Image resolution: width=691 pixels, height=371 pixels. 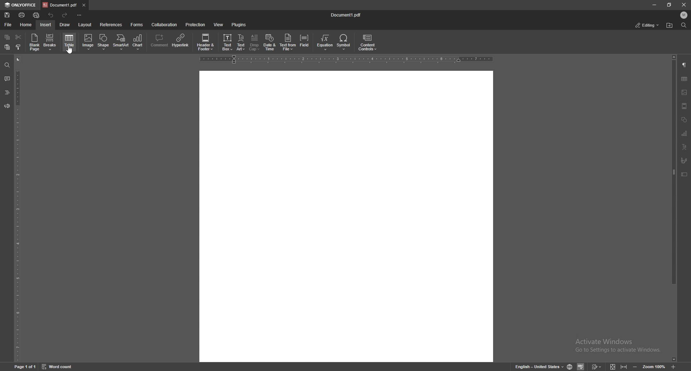 I want to click on paragraph, so click(x=685, y=64).